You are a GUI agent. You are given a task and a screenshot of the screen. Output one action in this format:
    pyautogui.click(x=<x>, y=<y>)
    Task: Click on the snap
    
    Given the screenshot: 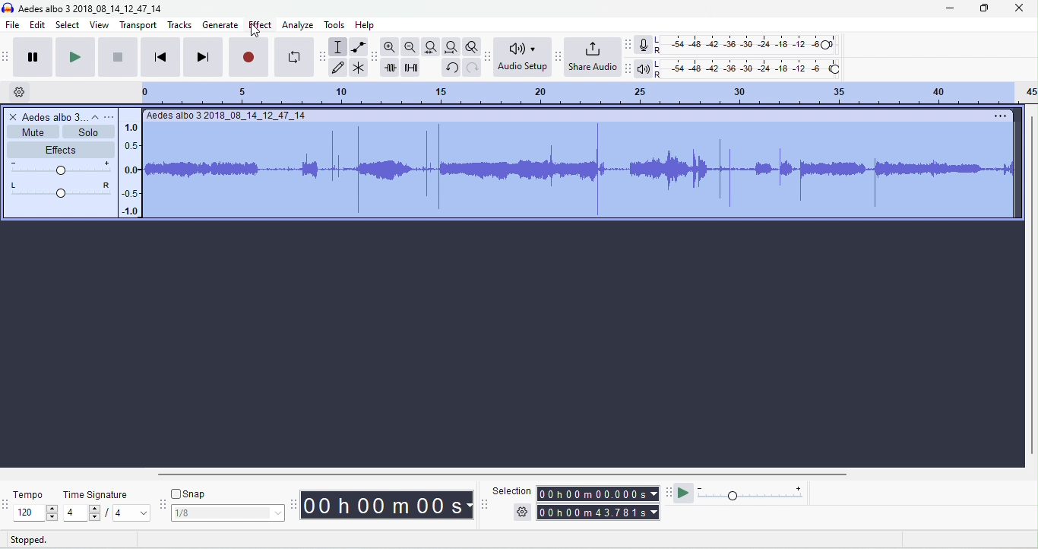 What is the action you would take?
    pyautogui.click(x=191, y=493)
    